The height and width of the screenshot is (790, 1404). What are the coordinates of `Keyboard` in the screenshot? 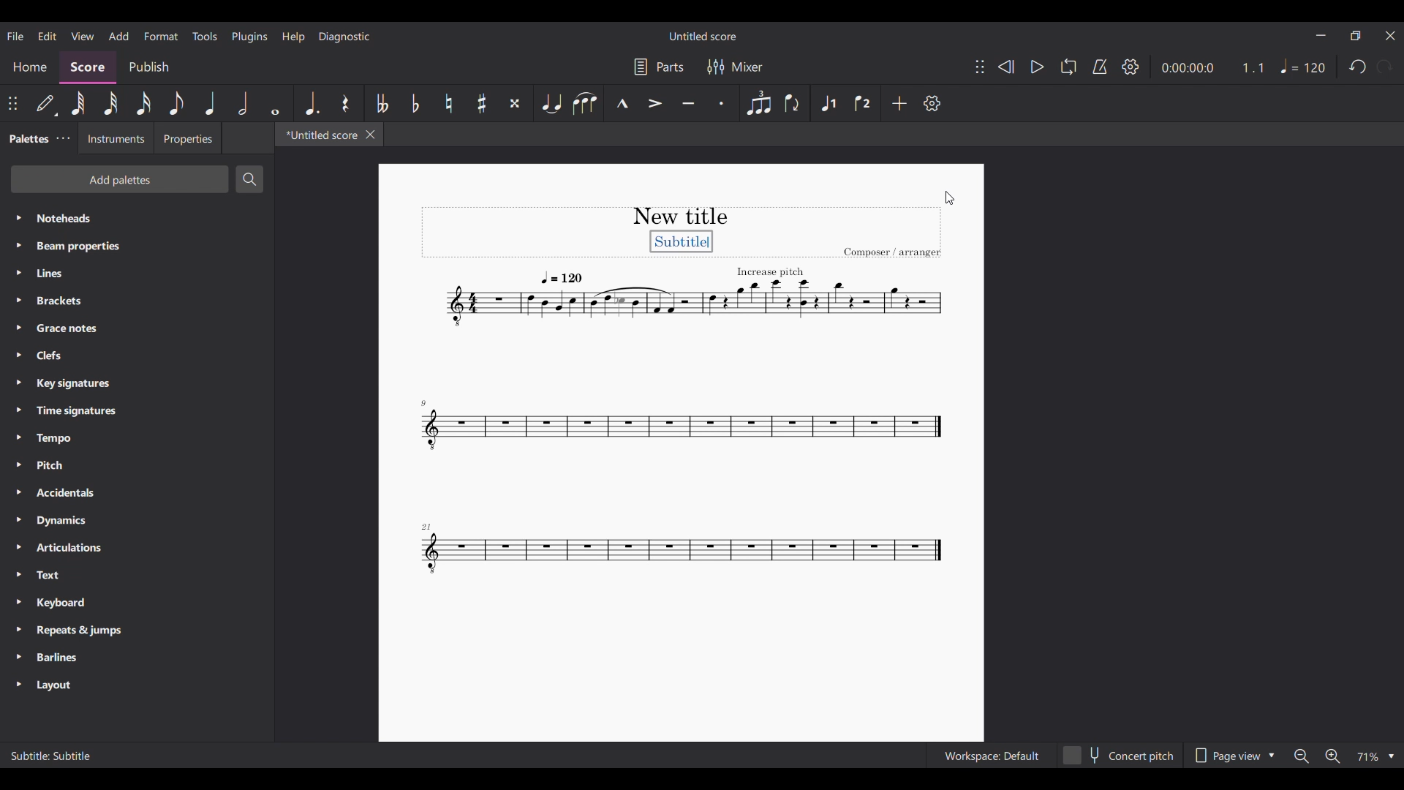 It's located at (137, 603).